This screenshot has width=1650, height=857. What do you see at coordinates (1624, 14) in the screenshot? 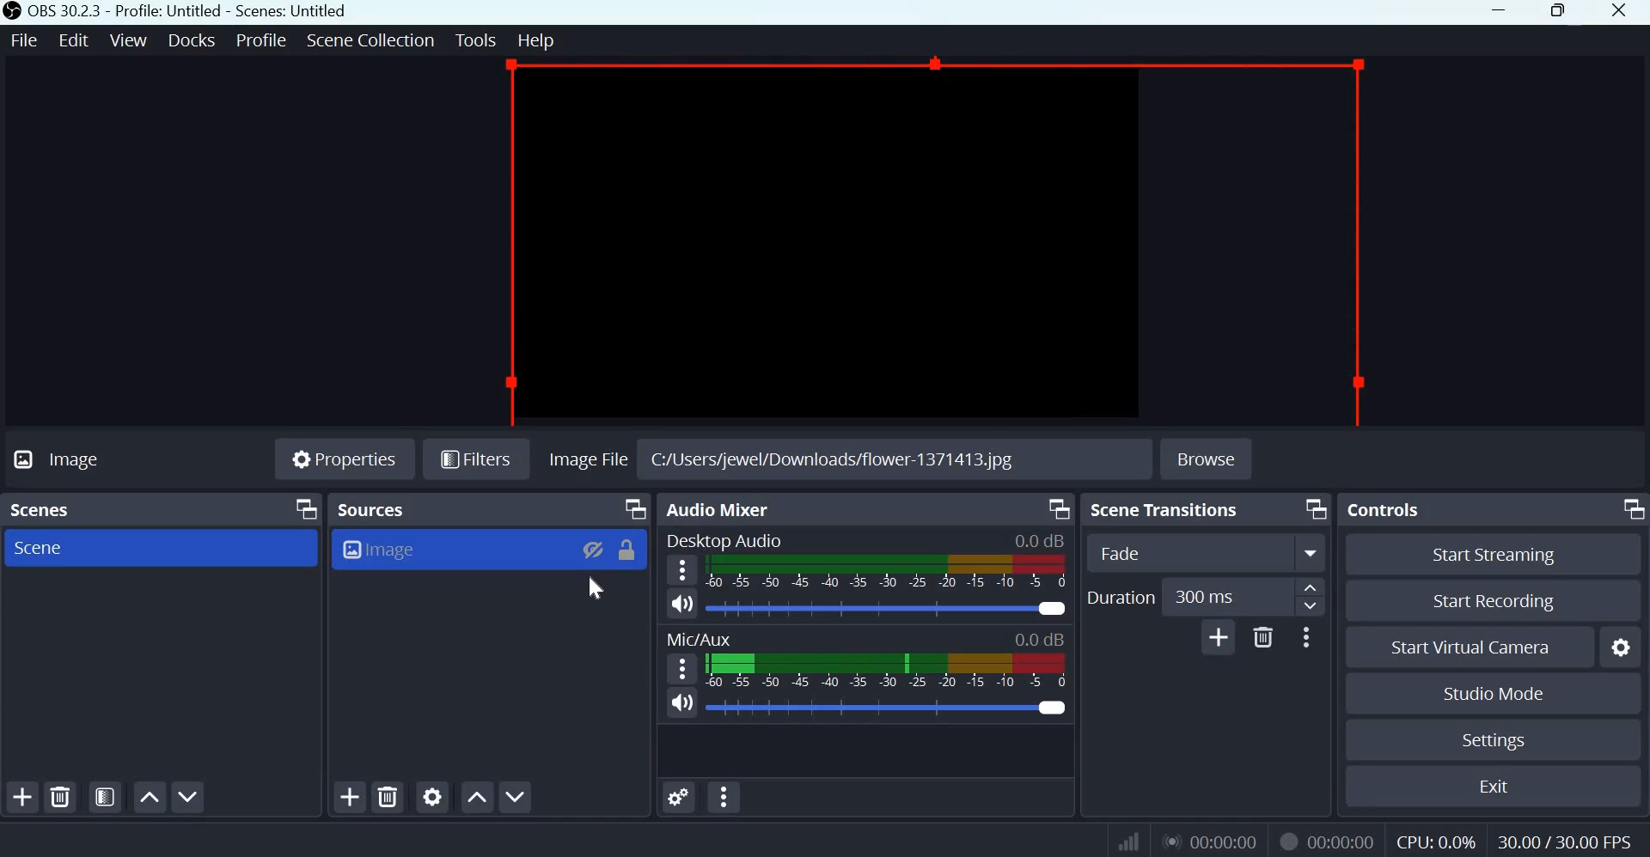
I see `Close` at bounding box center [1624, 14].